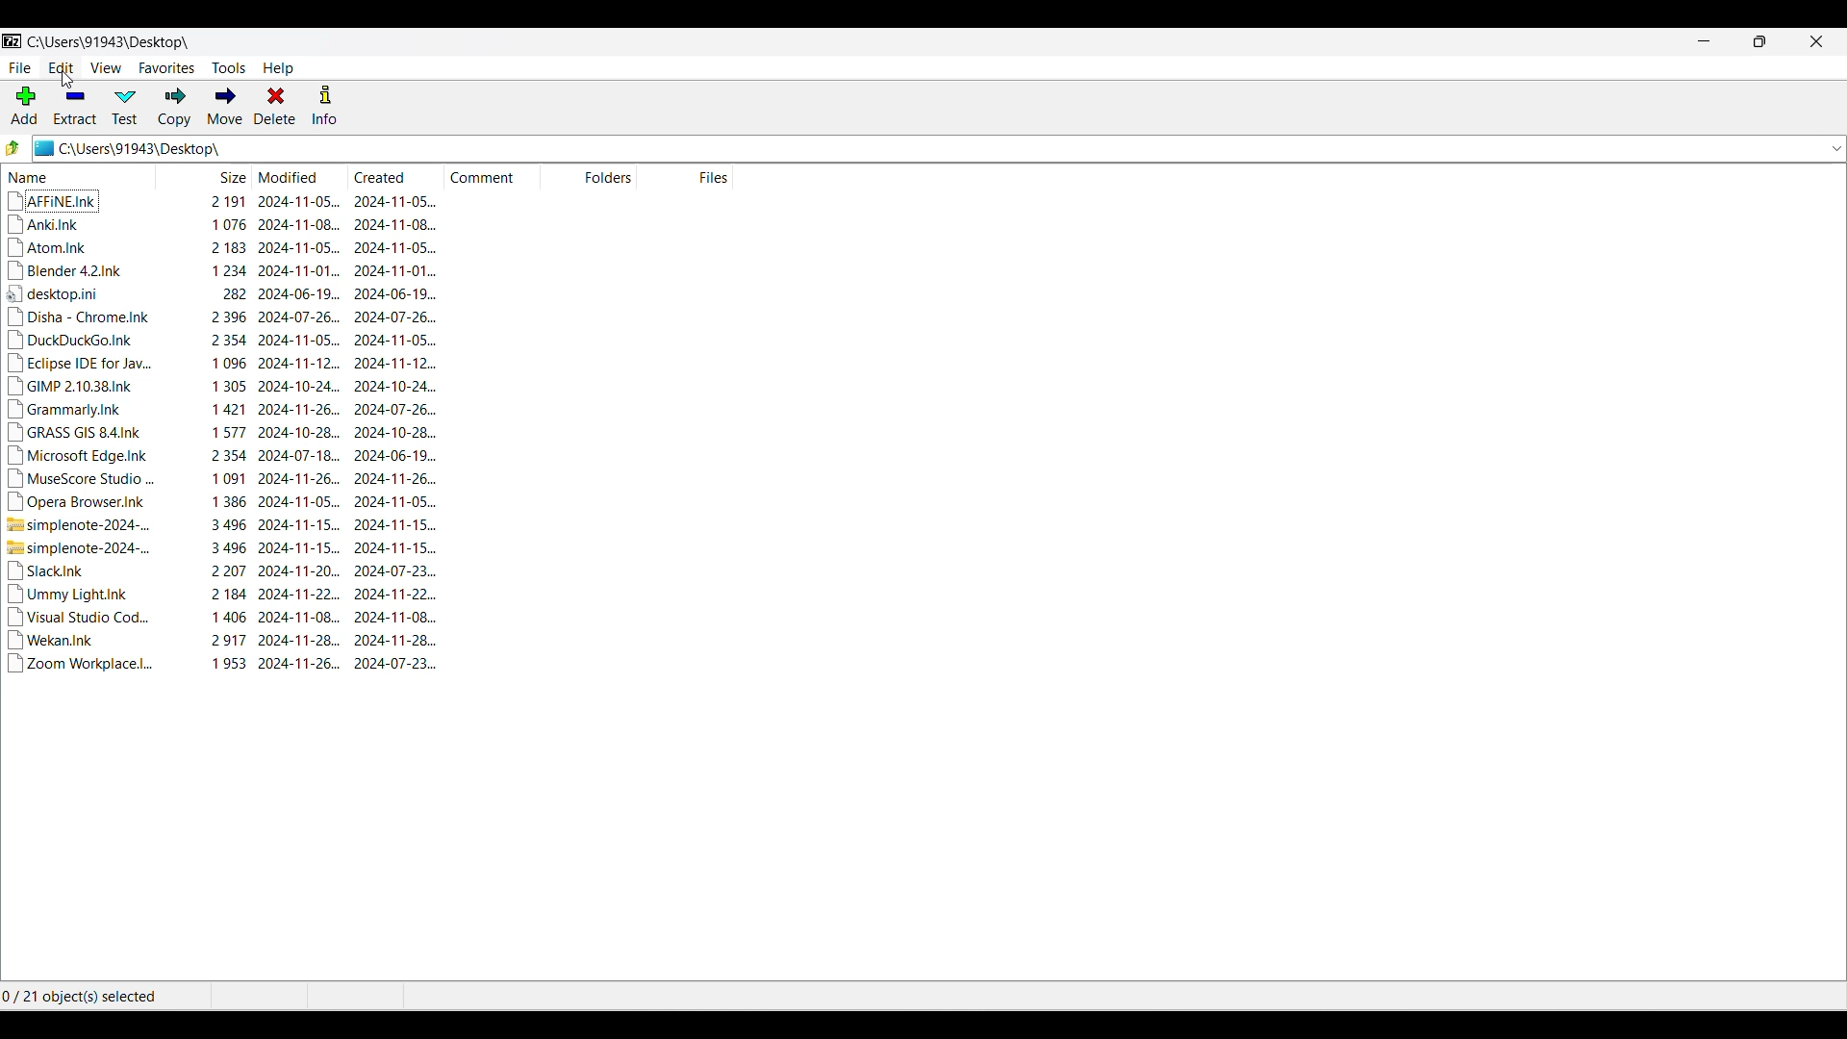 The image size is (1847, 1039). I want to click on List all previous folders, so click(1835, 149).